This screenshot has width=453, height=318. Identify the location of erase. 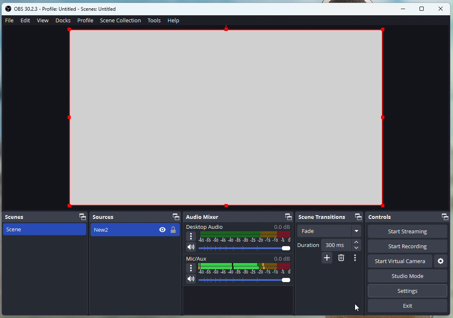
(342, 259).